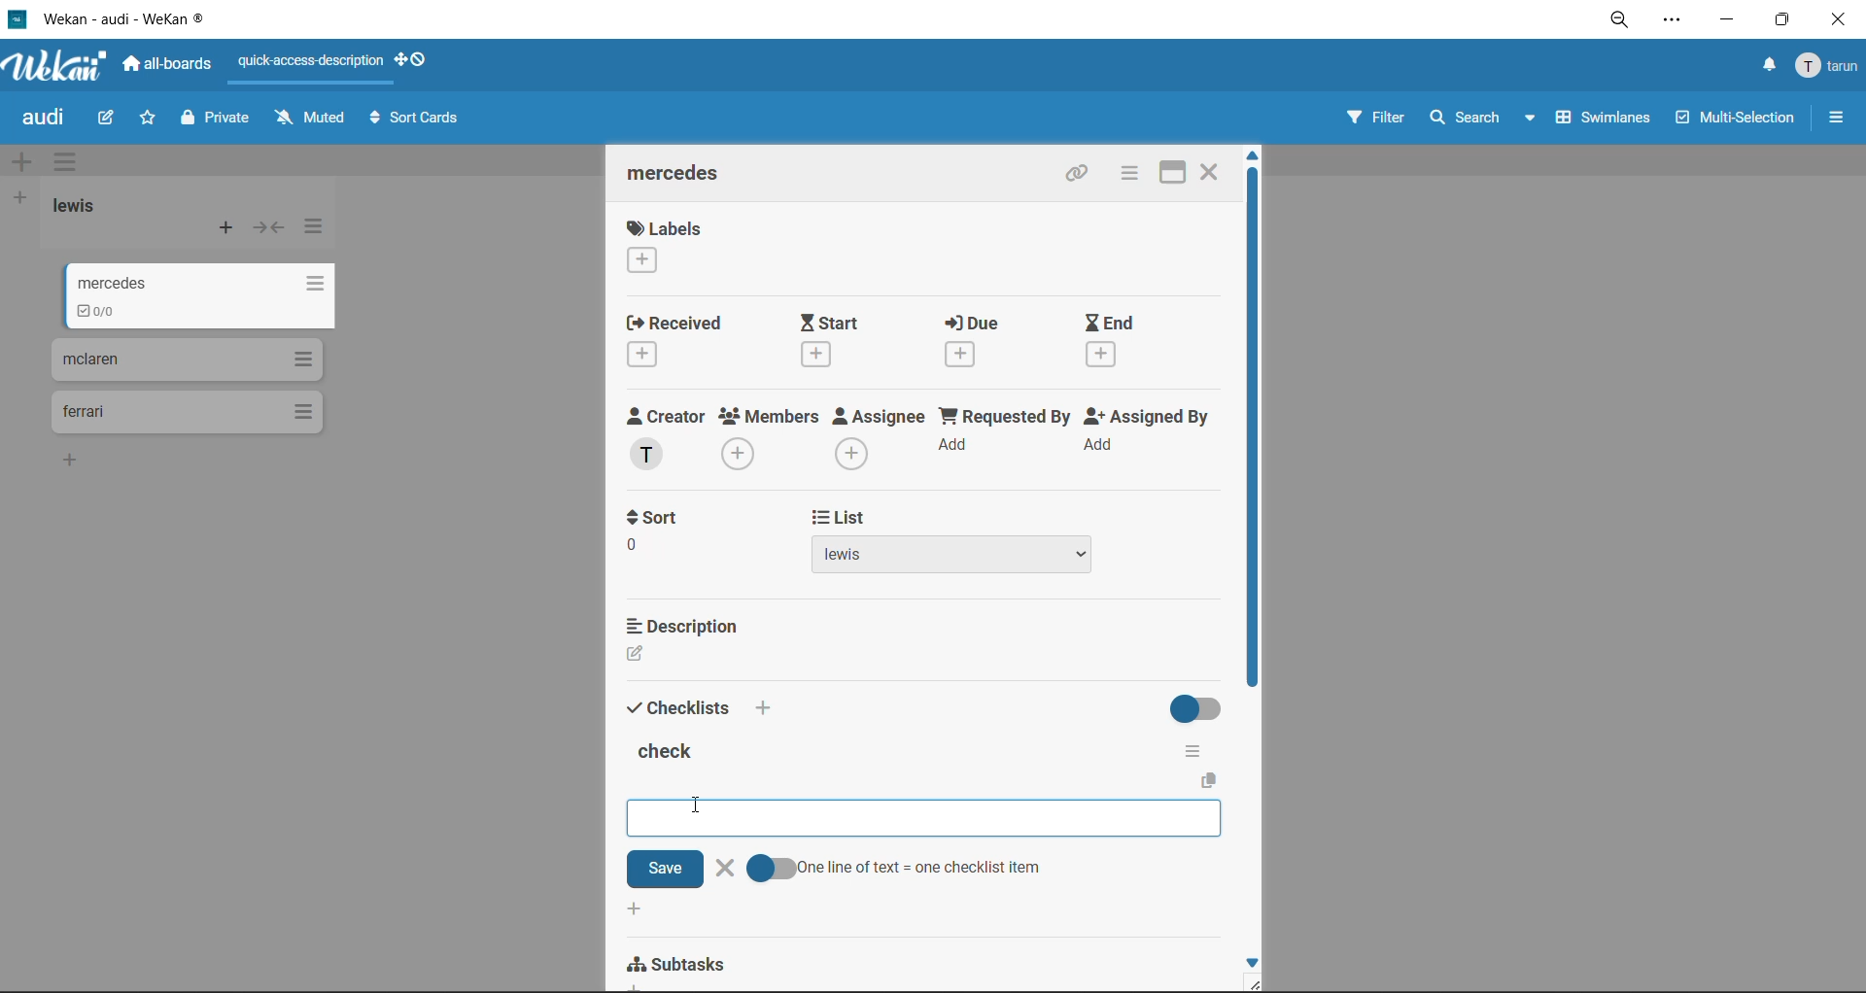  Describe the element at coordinates (849, 815) in the screenshot. I see `checklist option box` at that location.